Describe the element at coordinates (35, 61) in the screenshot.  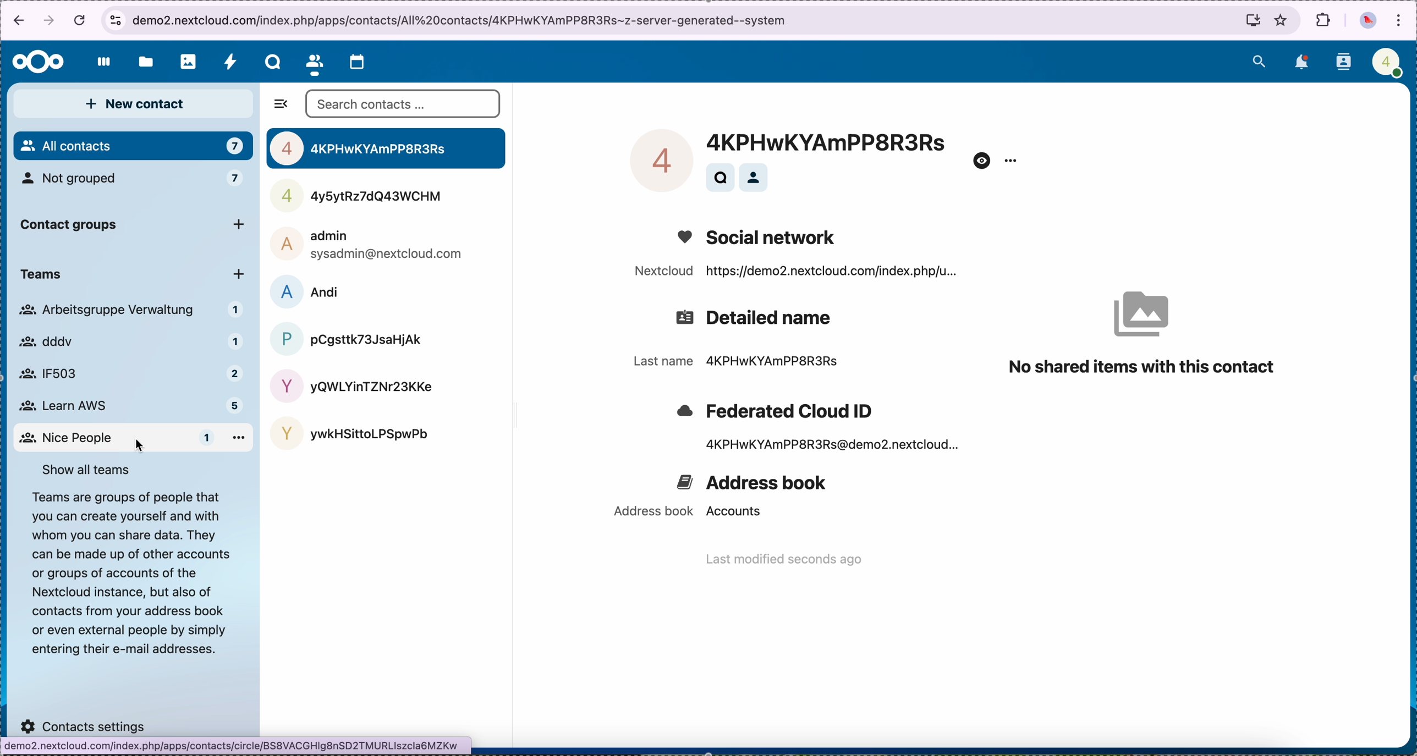
I see `Nextcloud logo` at that location.